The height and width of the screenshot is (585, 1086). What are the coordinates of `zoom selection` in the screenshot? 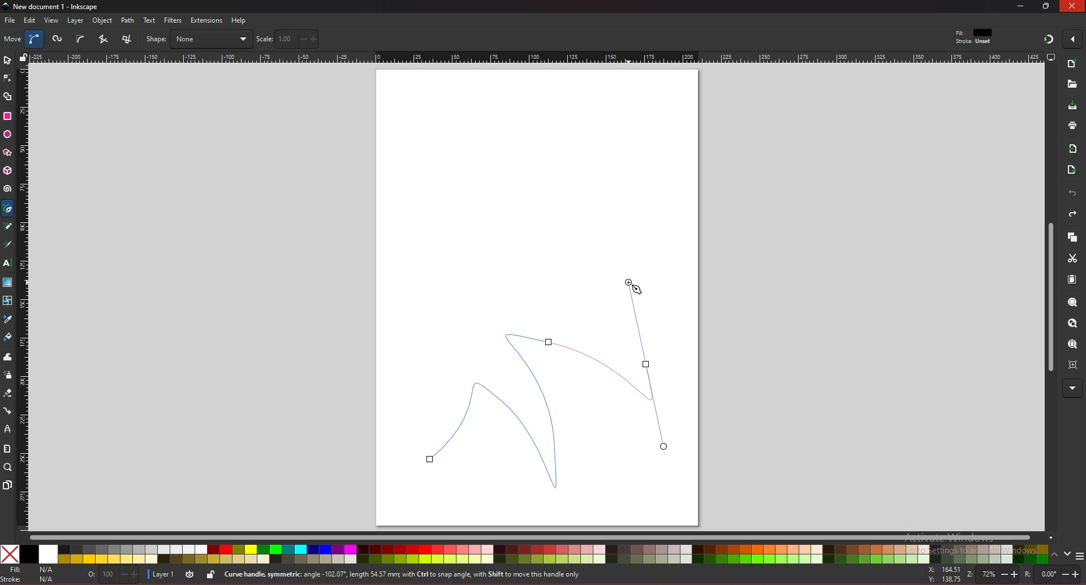 It's located at (1074, 303).